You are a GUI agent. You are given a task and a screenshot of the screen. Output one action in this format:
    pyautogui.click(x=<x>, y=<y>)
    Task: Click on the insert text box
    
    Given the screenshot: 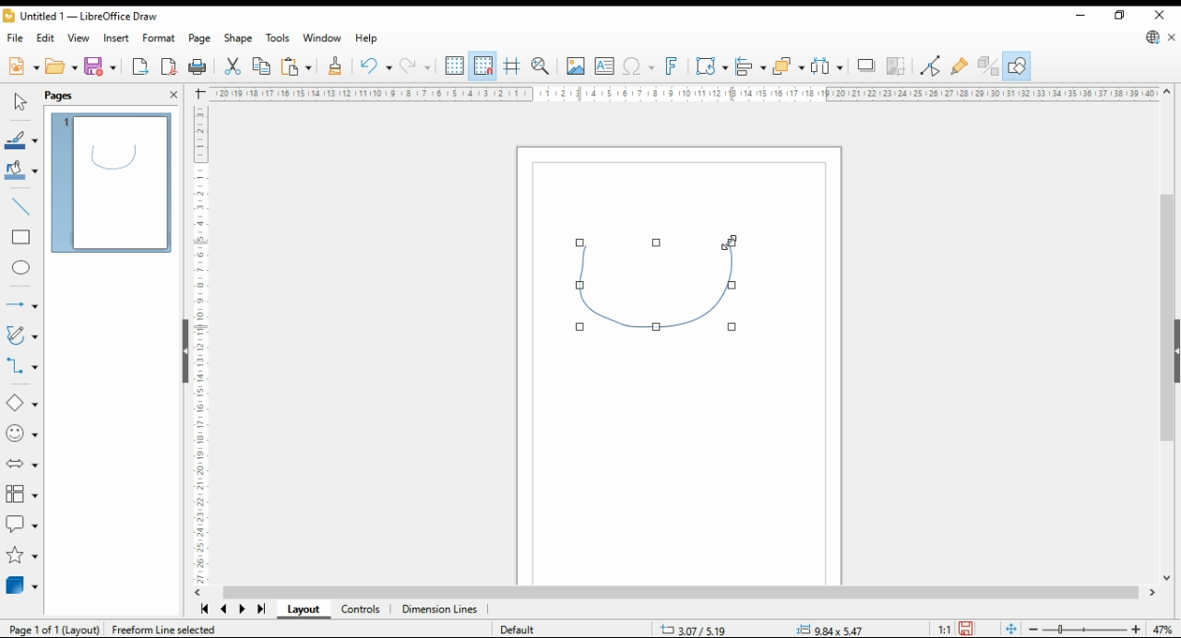 What is the action you would take?
    pyautogui.click(x=604, y=67)
    